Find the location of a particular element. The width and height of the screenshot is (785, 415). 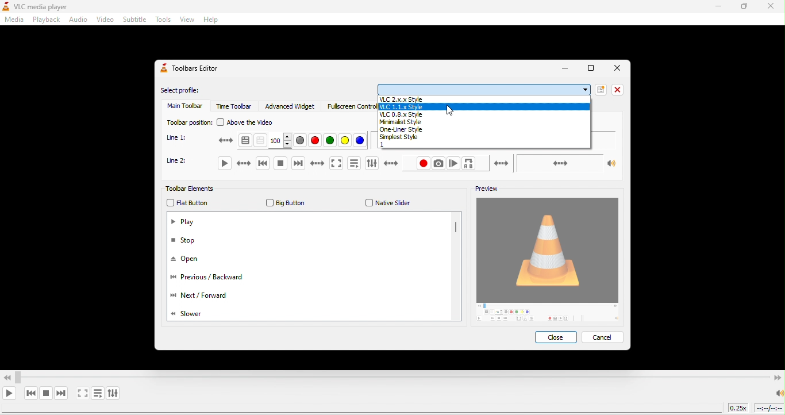

main toolbar is located at coordinates (184, 107).